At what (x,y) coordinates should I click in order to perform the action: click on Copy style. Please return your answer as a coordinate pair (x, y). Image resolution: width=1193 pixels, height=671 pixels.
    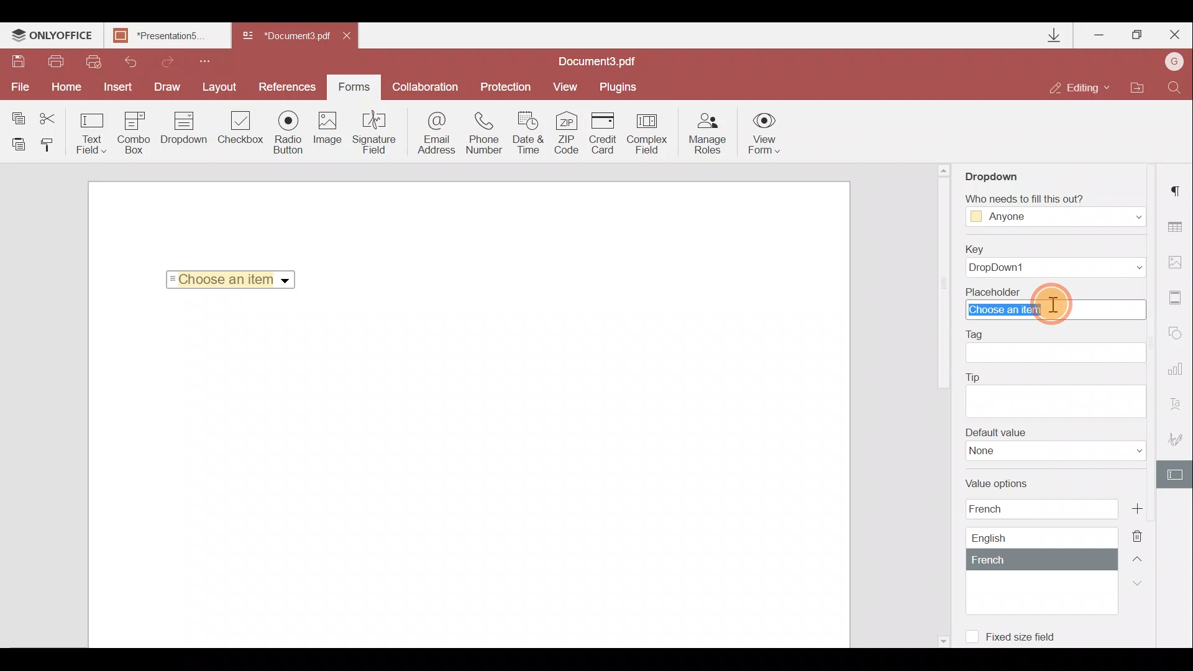
    Looking at the image, I should click on (51, 144).